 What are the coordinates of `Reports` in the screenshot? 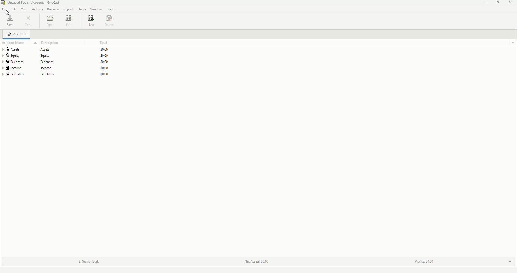 It's located at (69, 10).